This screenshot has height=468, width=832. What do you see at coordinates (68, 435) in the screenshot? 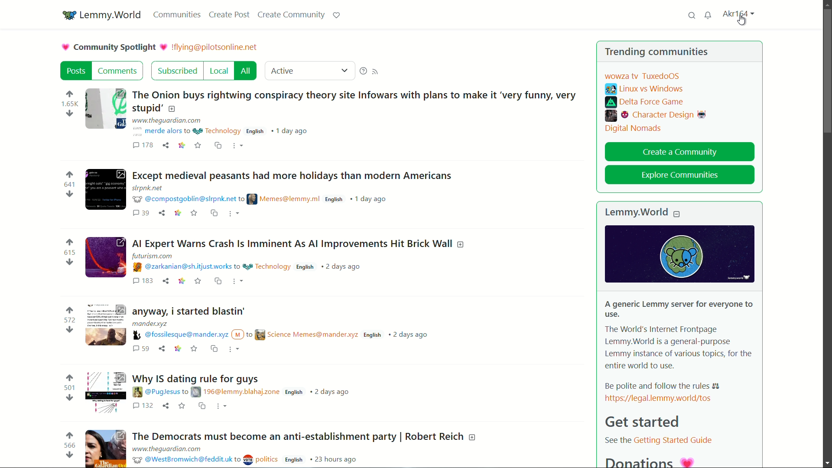
I see `upvote` at bounding box center [68, 435].